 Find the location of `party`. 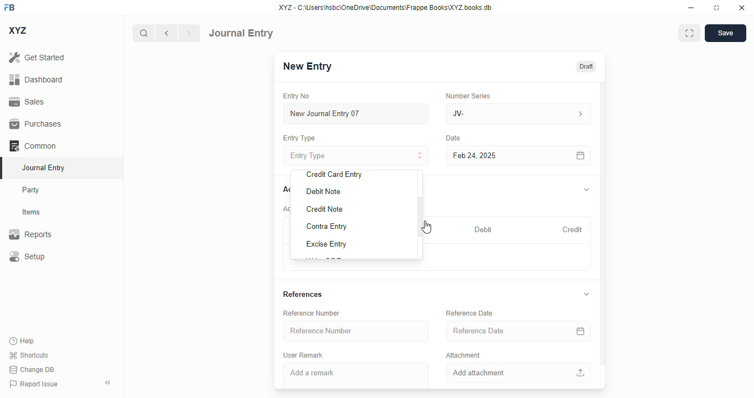

party is located at coordinates (32, 190).